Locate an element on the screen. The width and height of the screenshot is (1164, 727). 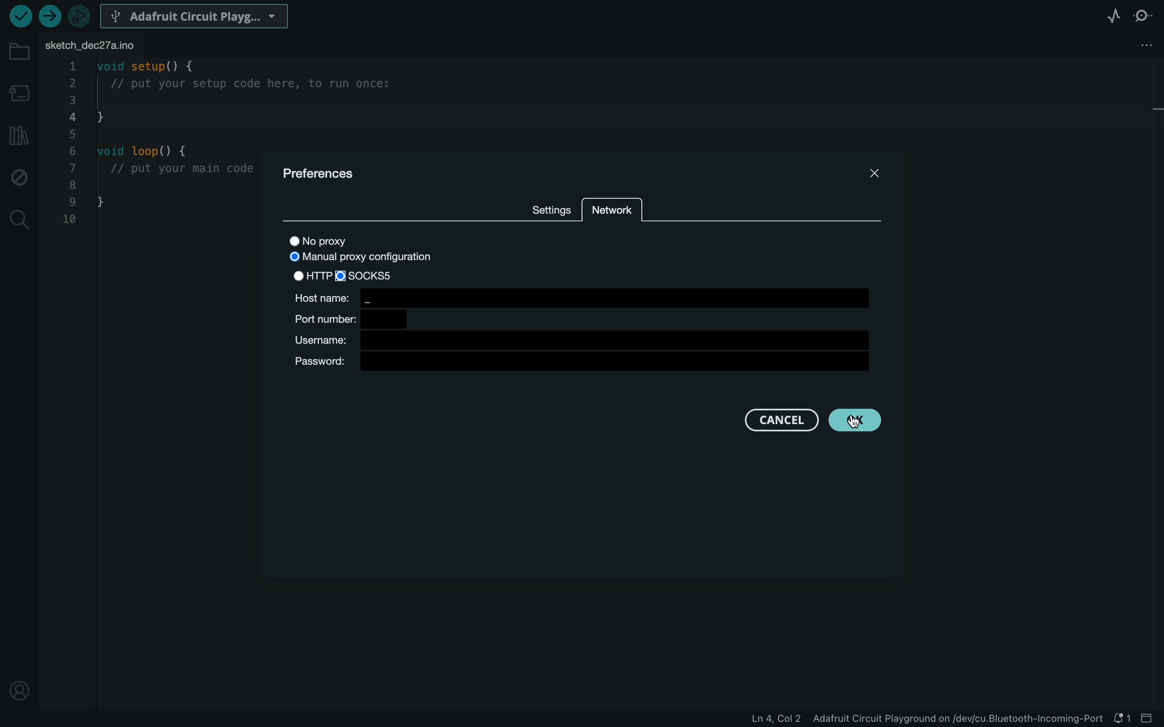
network is located at coordinates (617, 208).